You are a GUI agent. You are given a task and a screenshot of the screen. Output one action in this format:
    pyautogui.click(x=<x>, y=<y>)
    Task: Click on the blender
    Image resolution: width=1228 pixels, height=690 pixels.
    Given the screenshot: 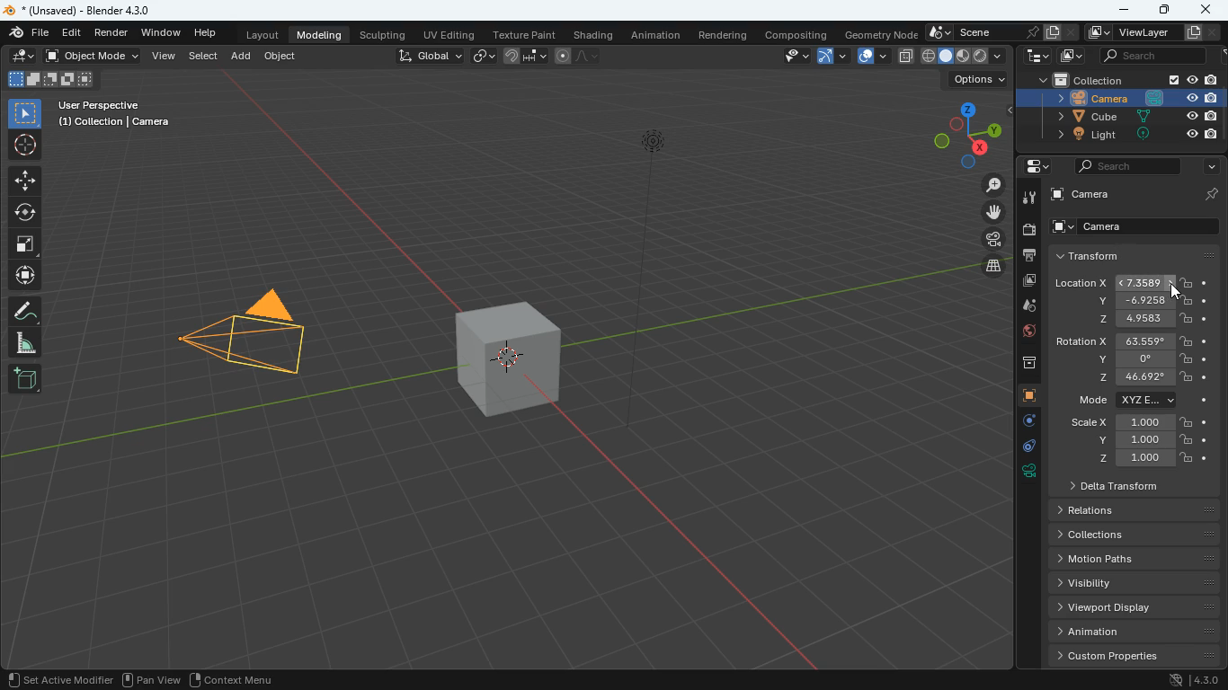 What is the action you would take?
    pyautogui.click(x=87, y=12)
    